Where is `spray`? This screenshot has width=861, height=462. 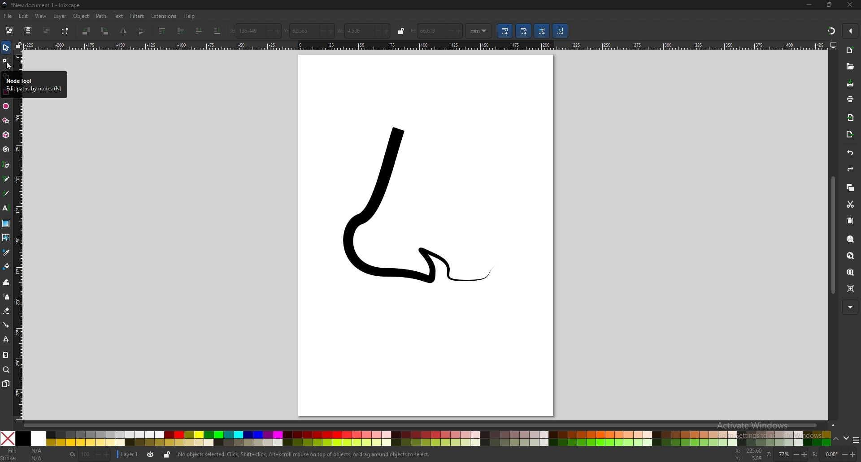 spray is located at coordinates (7, 297).